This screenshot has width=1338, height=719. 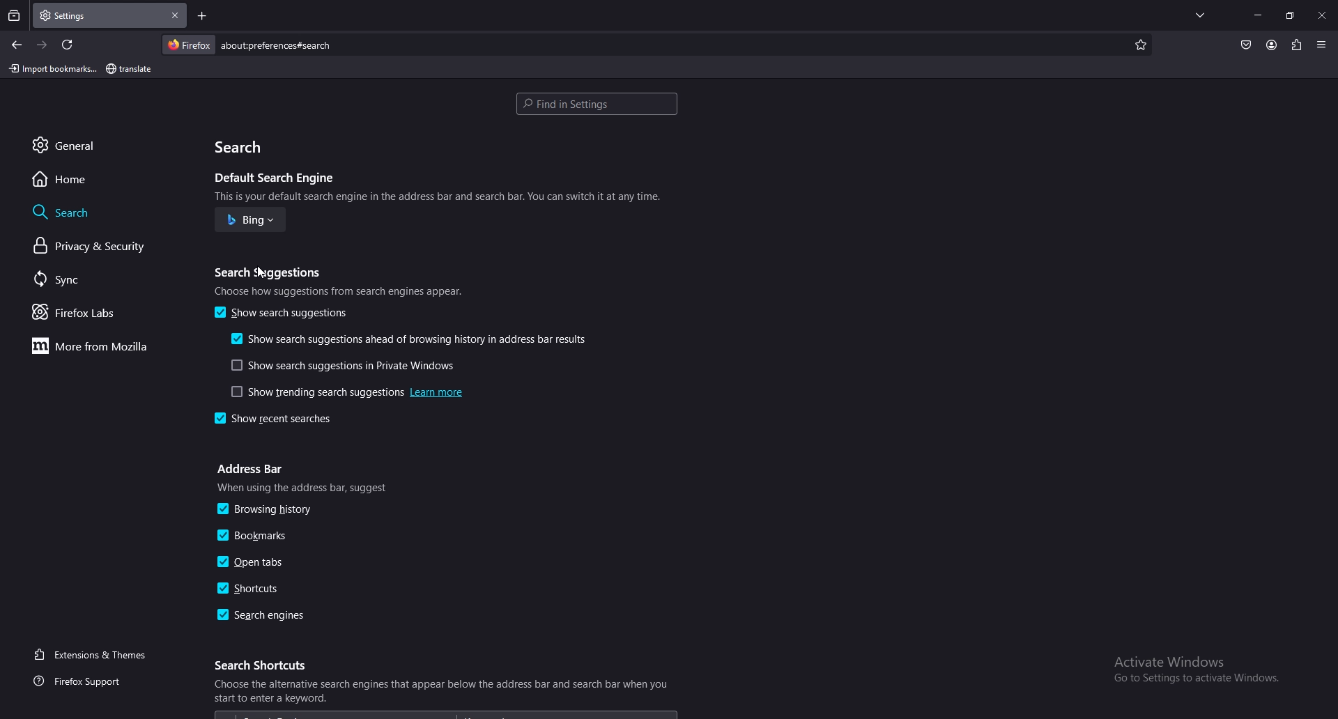 I want to click on info, so click(x=445, y=690).